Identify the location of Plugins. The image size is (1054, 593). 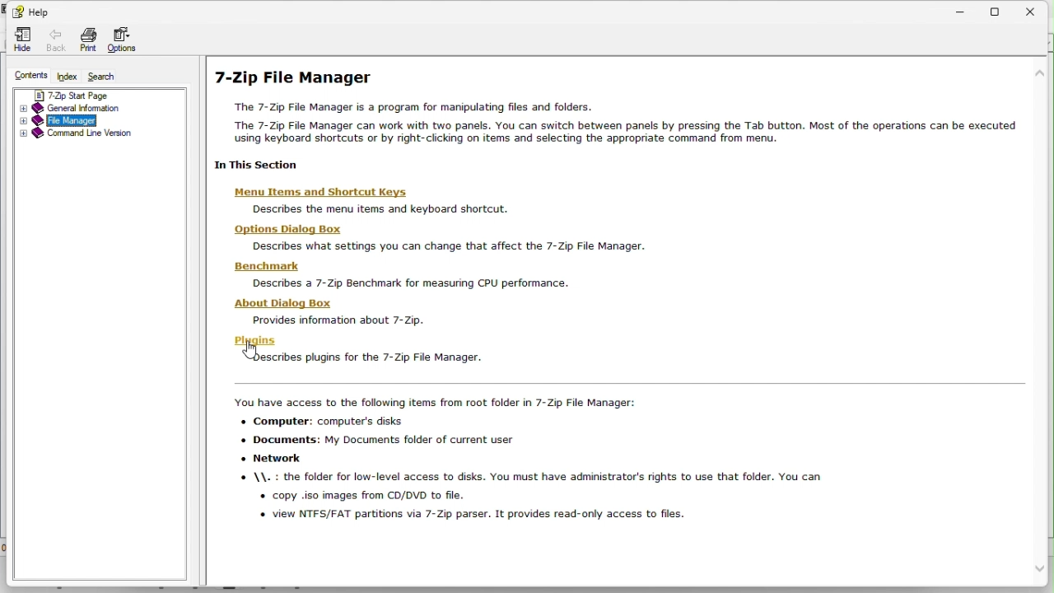
(257, 340).